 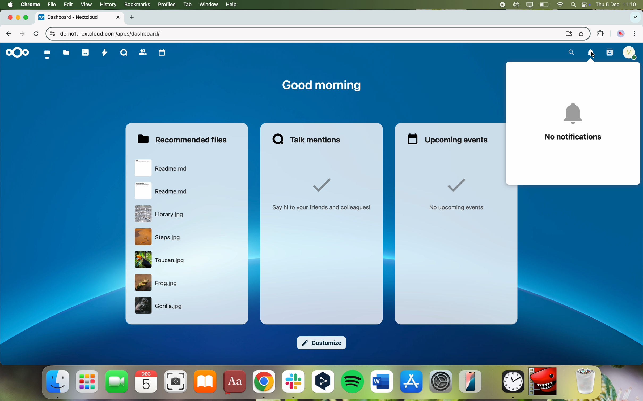 I want to click on view, so click(x=86, y=5).